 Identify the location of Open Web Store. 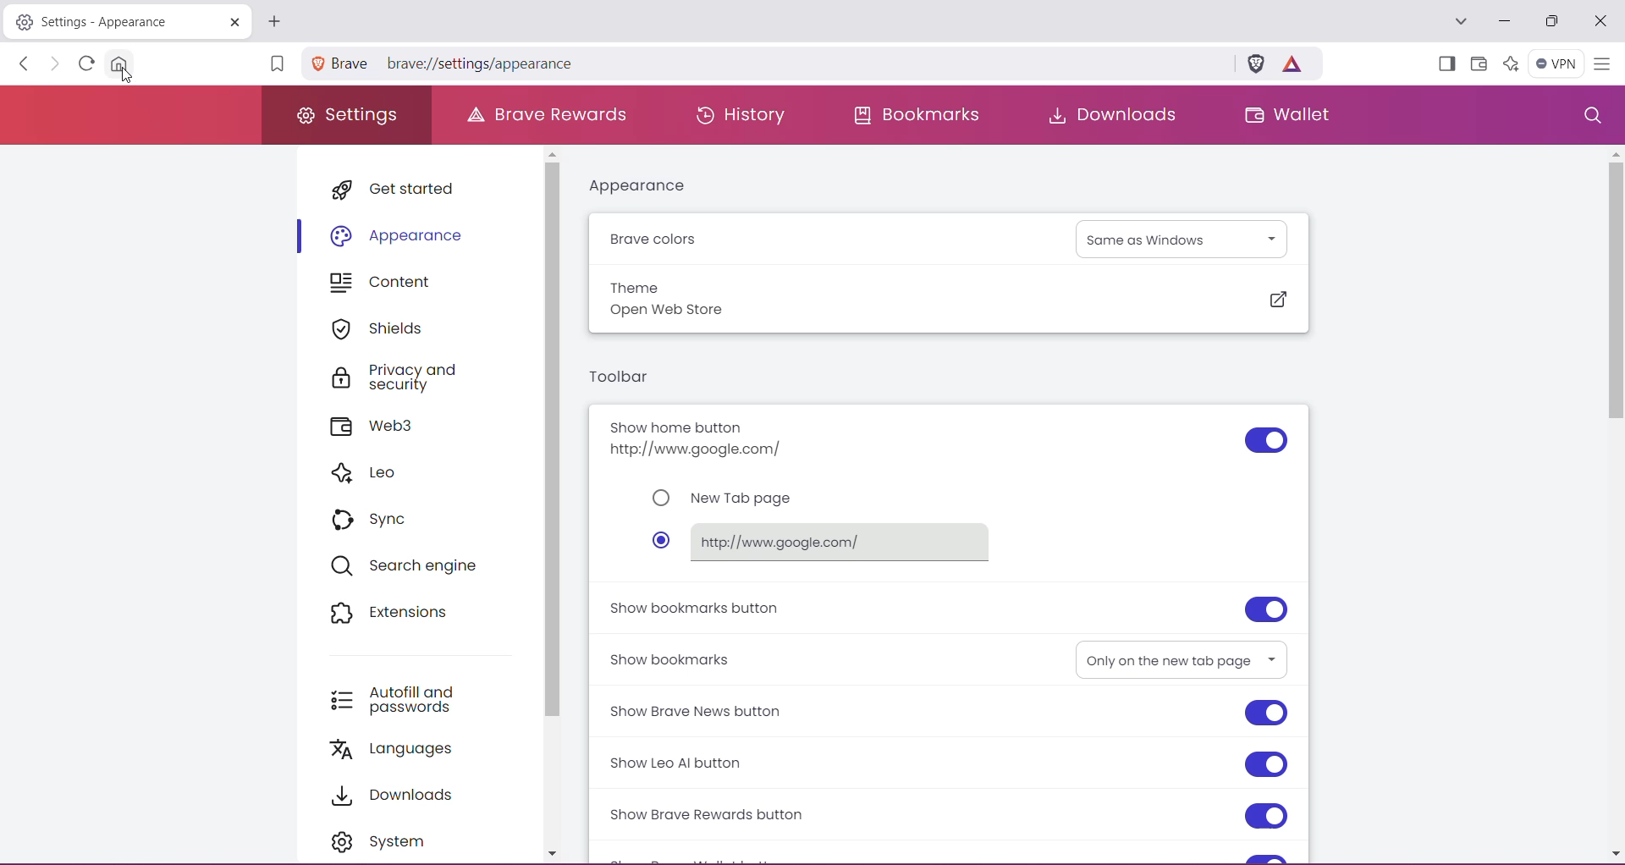
(680, 312).